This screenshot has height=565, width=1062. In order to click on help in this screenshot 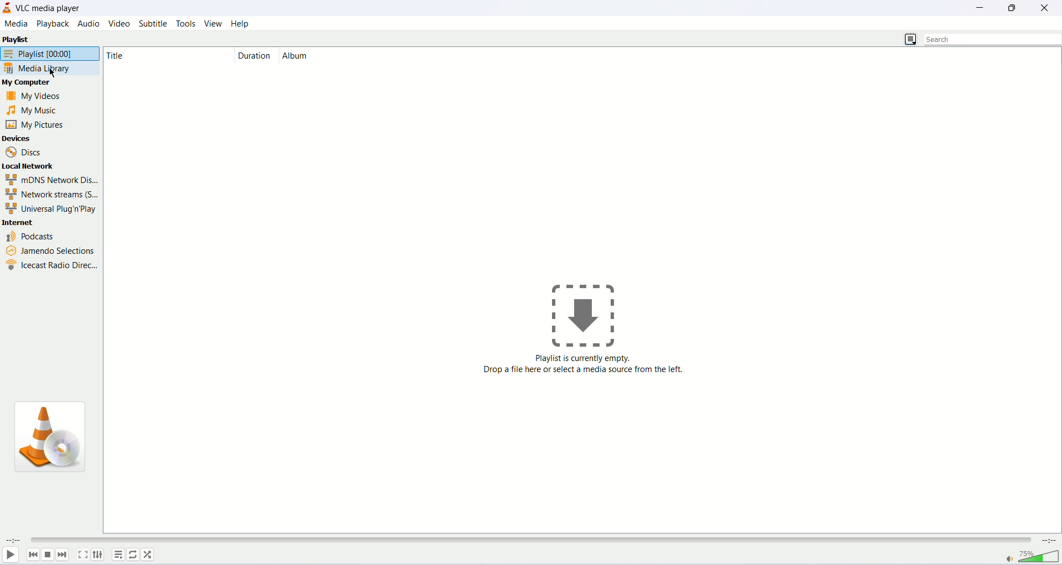, I will do `click(241, 24)`.